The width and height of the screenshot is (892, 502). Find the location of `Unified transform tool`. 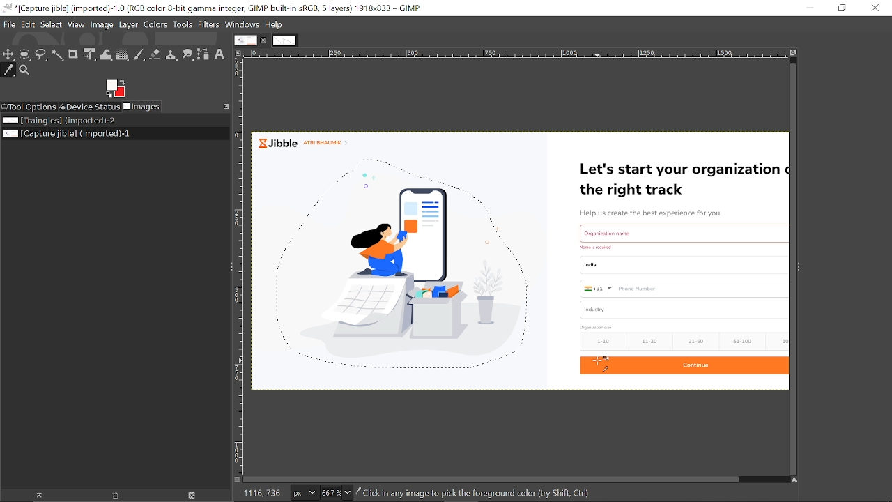

Unified transform tool is located at coordinates (89, 54).